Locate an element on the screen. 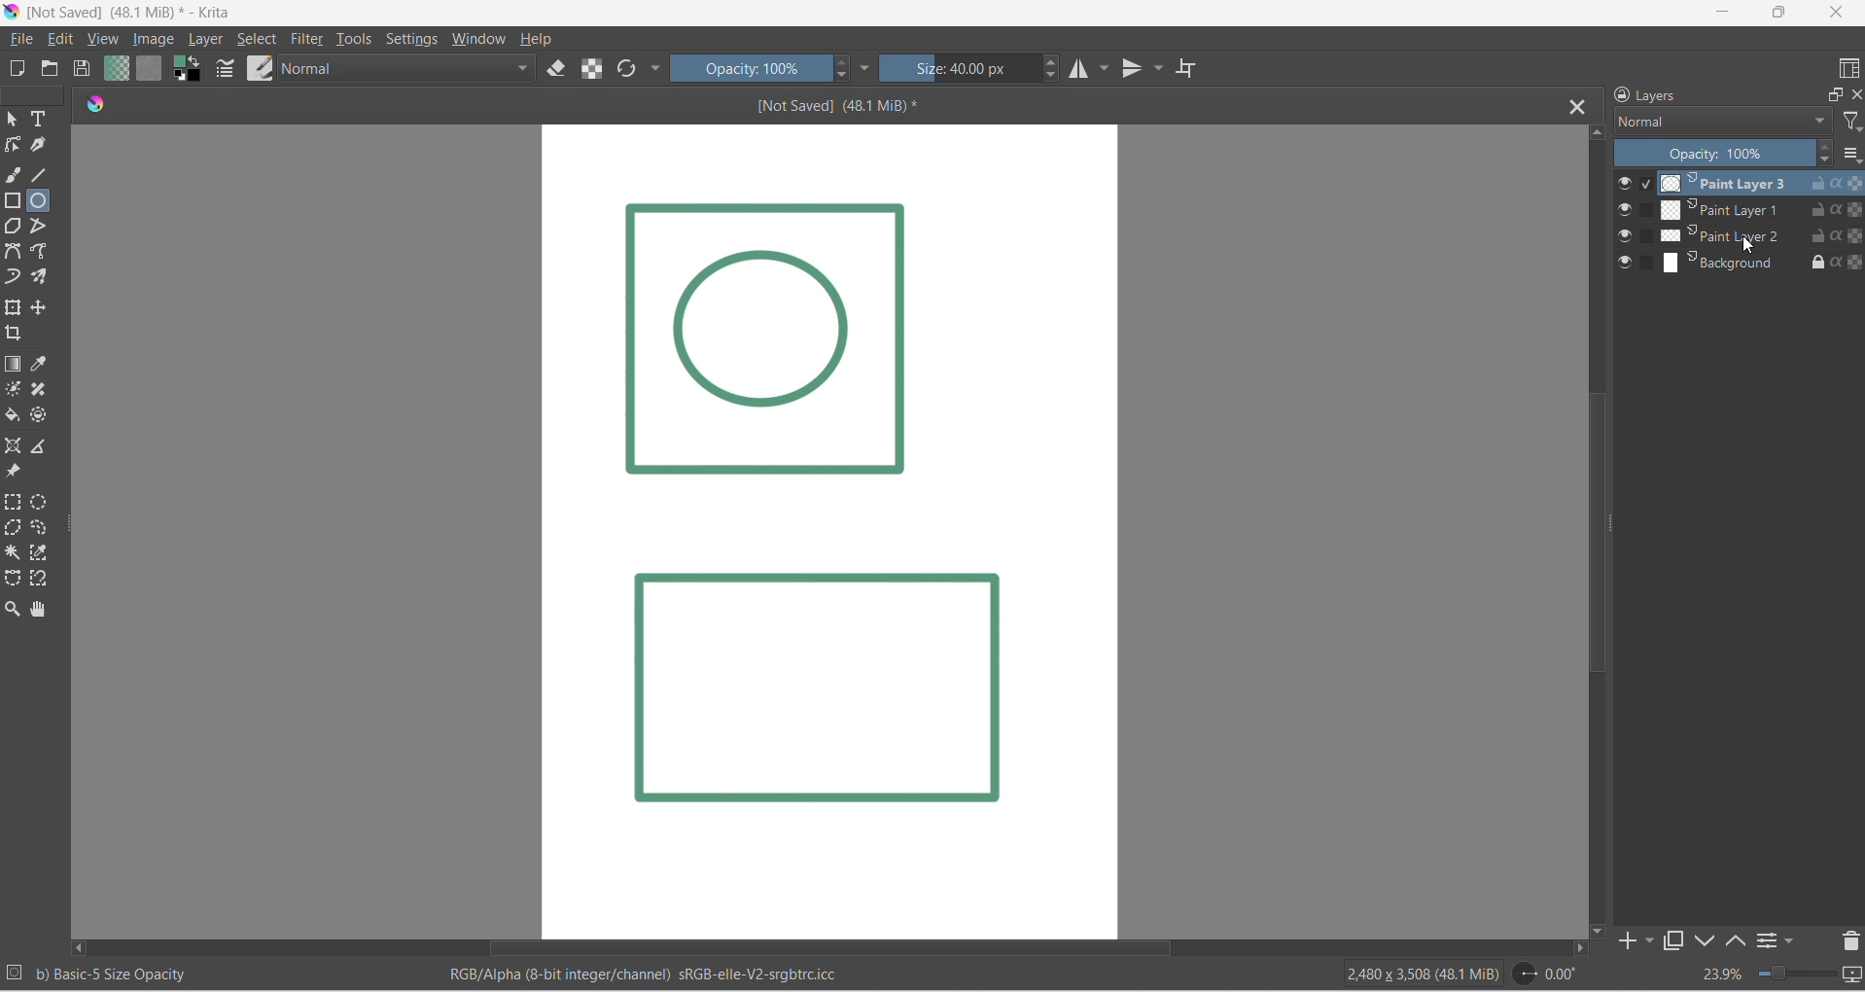 The width and height of the screenshot is (1865, 992). scrollbar is located at coordinates (1611, 527).